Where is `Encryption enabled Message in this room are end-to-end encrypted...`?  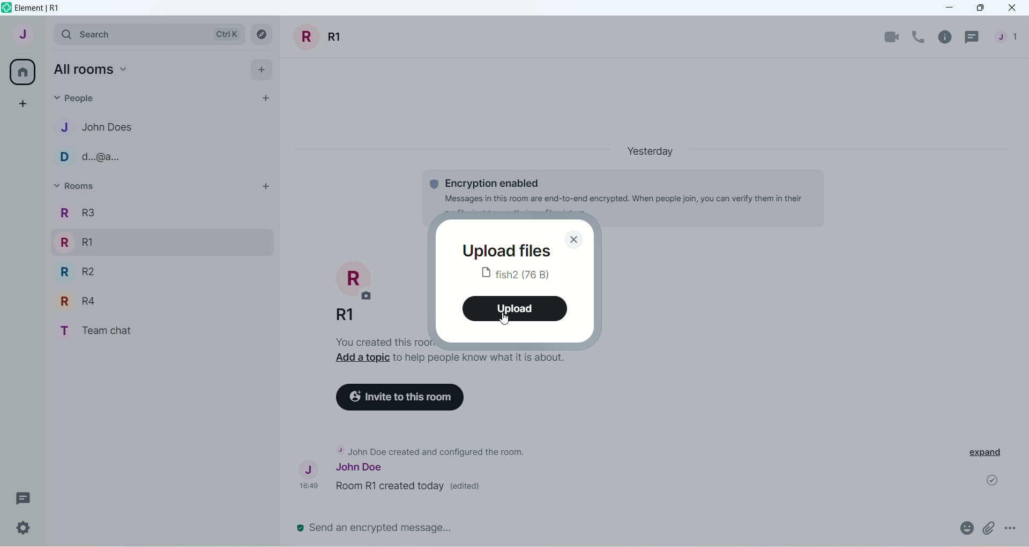
Encryption enabled Message in this room are end-to-end encrypted... is located at coordinates (618, 193).